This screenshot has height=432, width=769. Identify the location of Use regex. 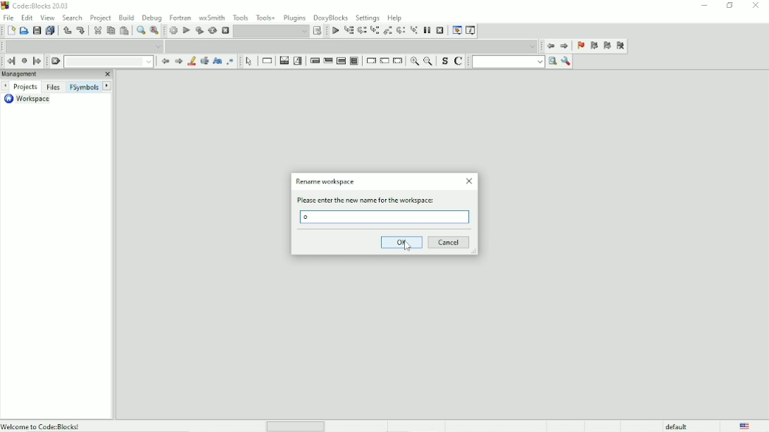
(230, 61).